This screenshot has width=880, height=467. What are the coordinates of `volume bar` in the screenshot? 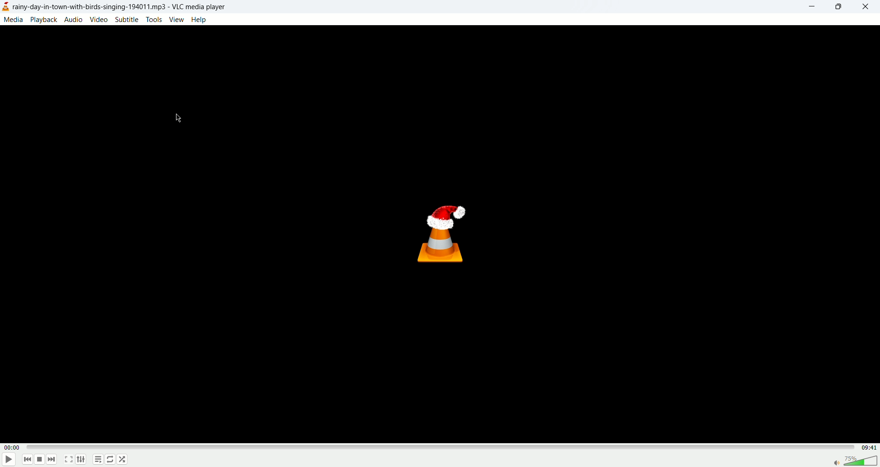 It's located at (854, 462).